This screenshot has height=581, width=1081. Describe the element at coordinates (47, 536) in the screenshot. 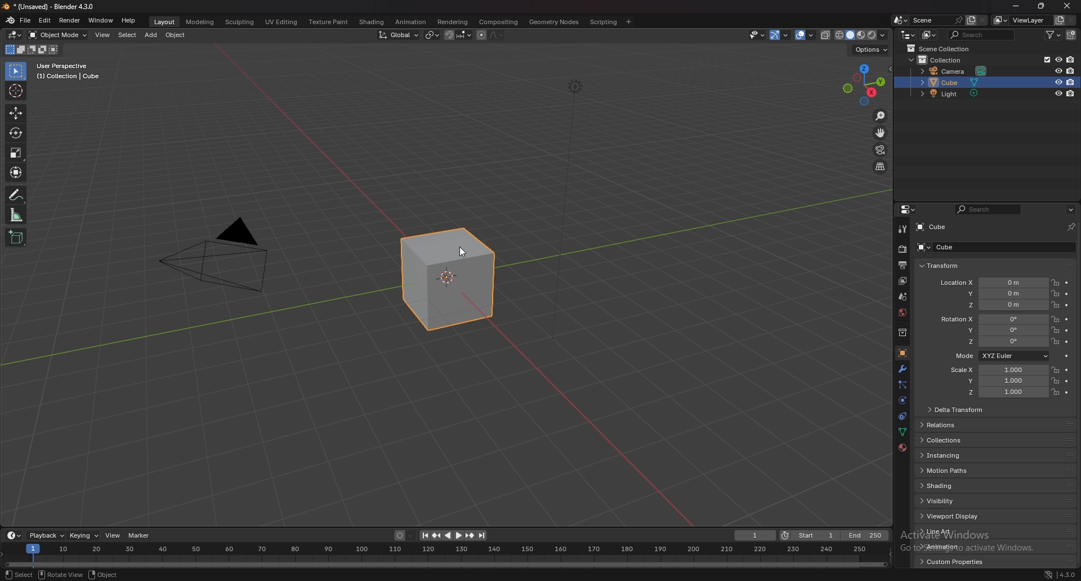

I see `playback` at that location.